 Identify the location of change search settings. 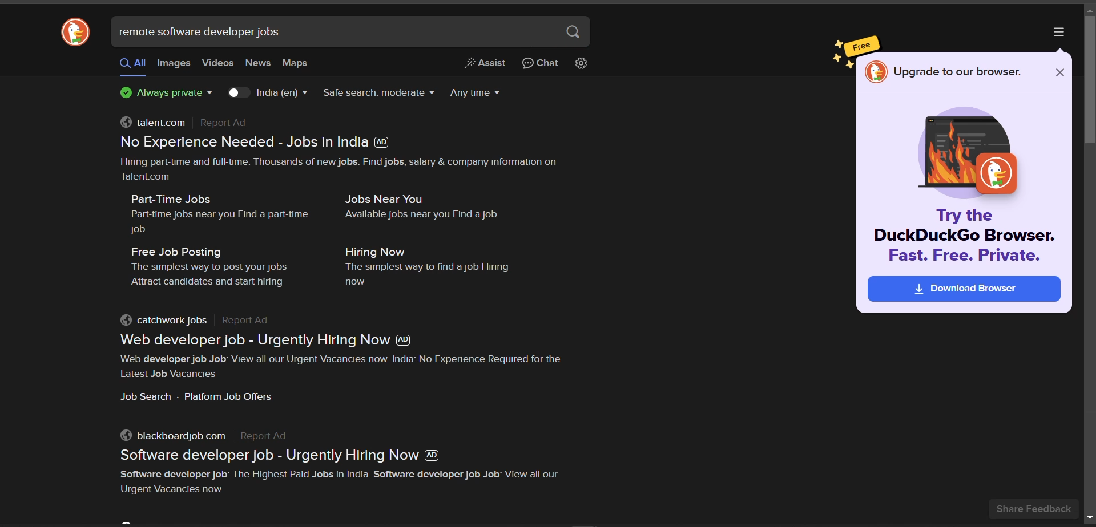
(584, 64).